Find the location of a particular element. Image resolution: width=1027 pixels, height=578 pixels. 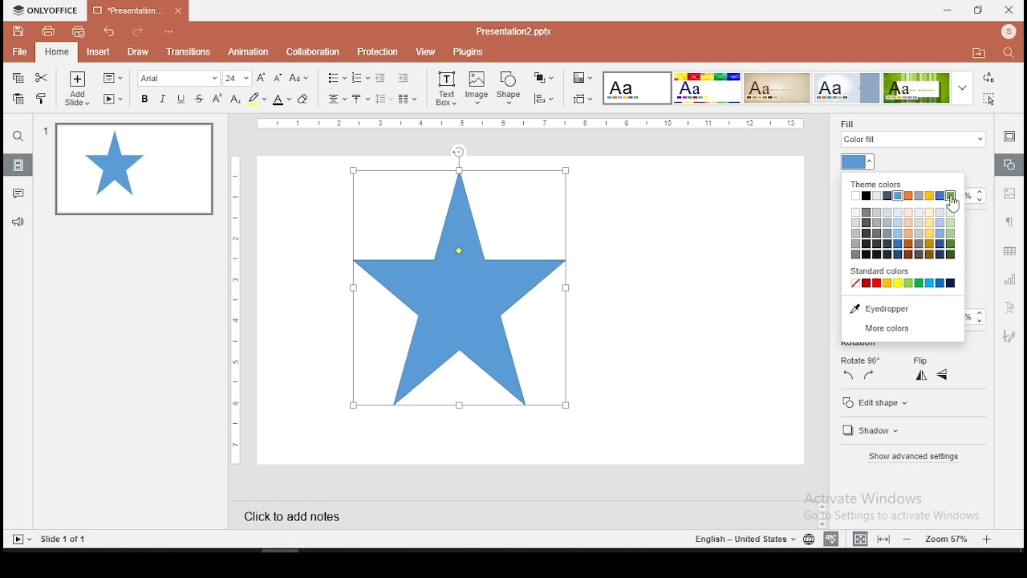

find is located at coordinates (1012, 55).